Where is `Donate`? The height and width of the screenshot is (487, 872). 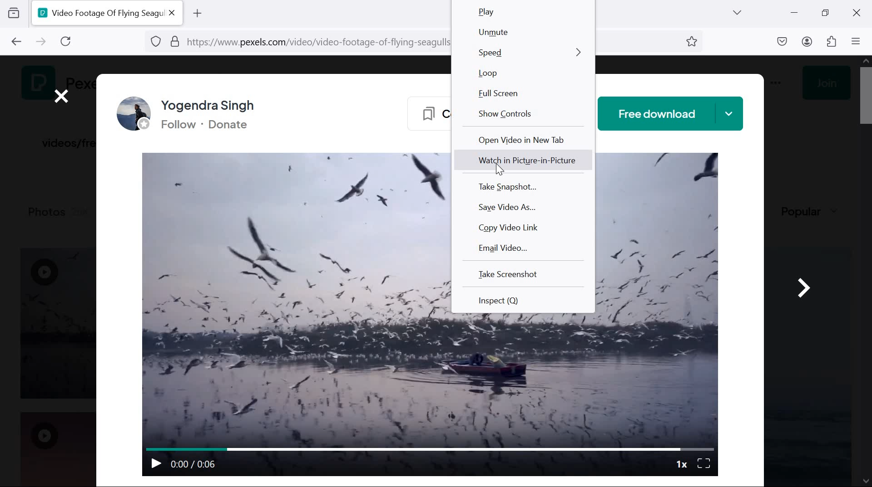
Donate is located at coordinates (234, 126).